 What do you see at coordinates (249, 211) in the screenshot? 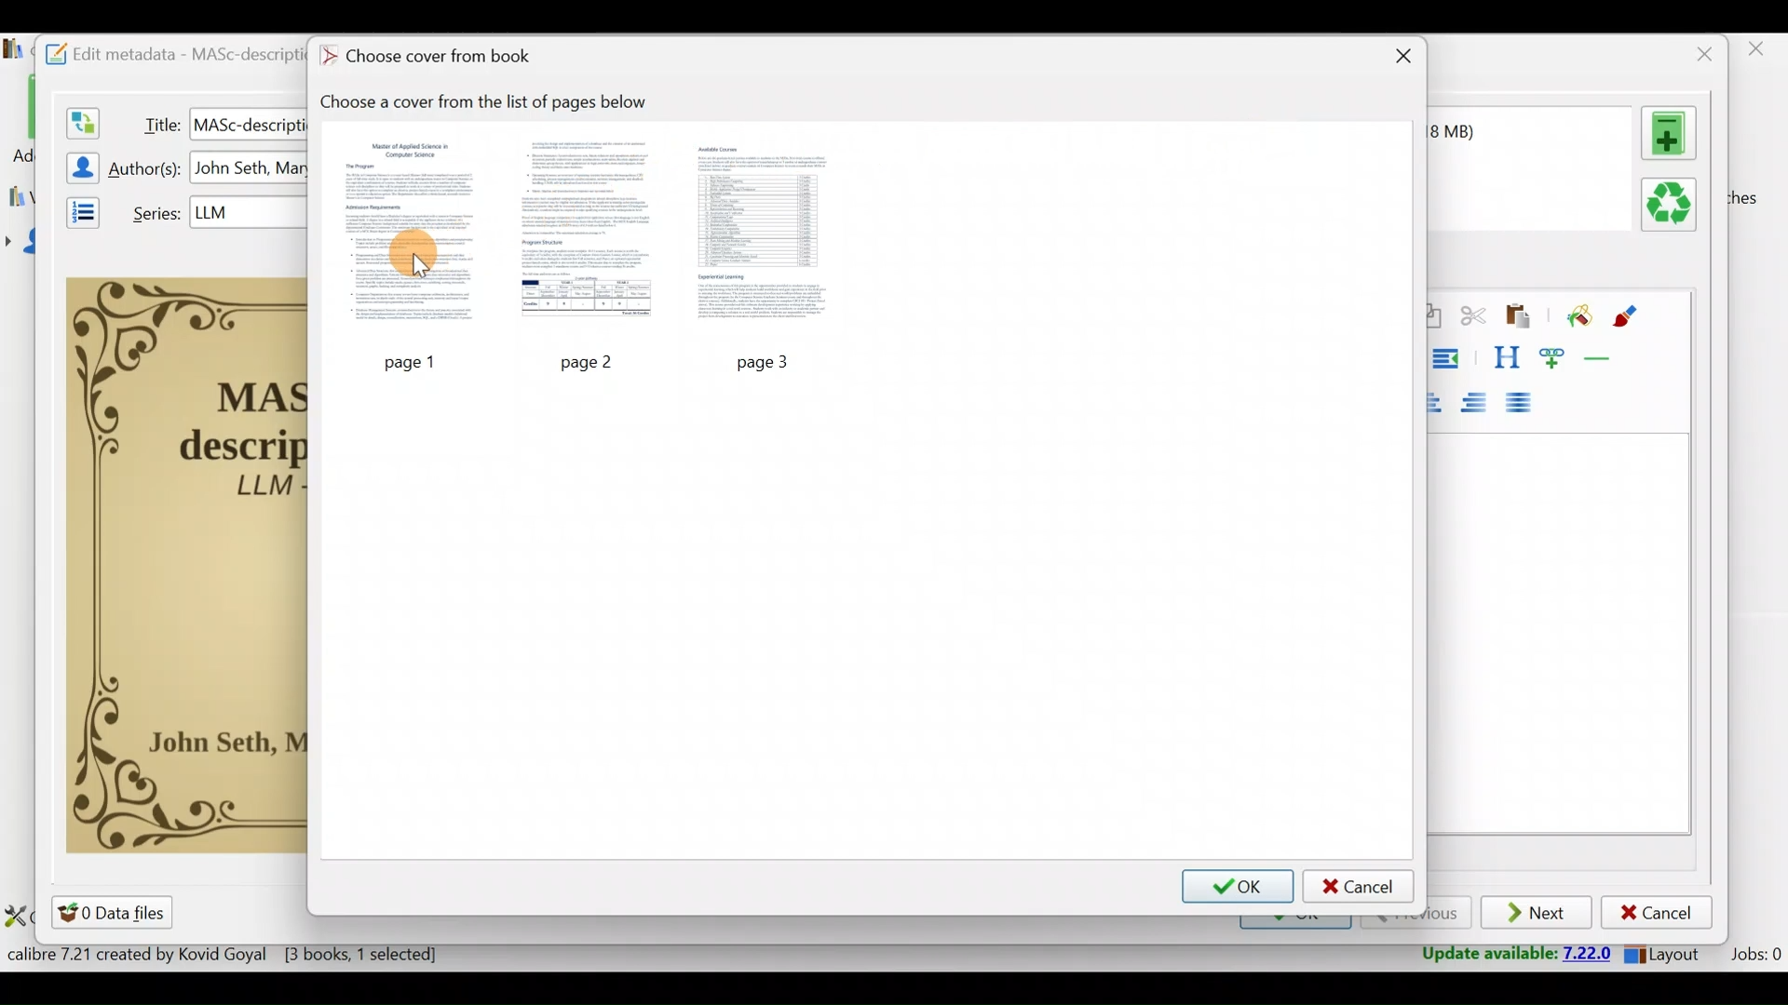
I see `` at bounding box center [249, 211].